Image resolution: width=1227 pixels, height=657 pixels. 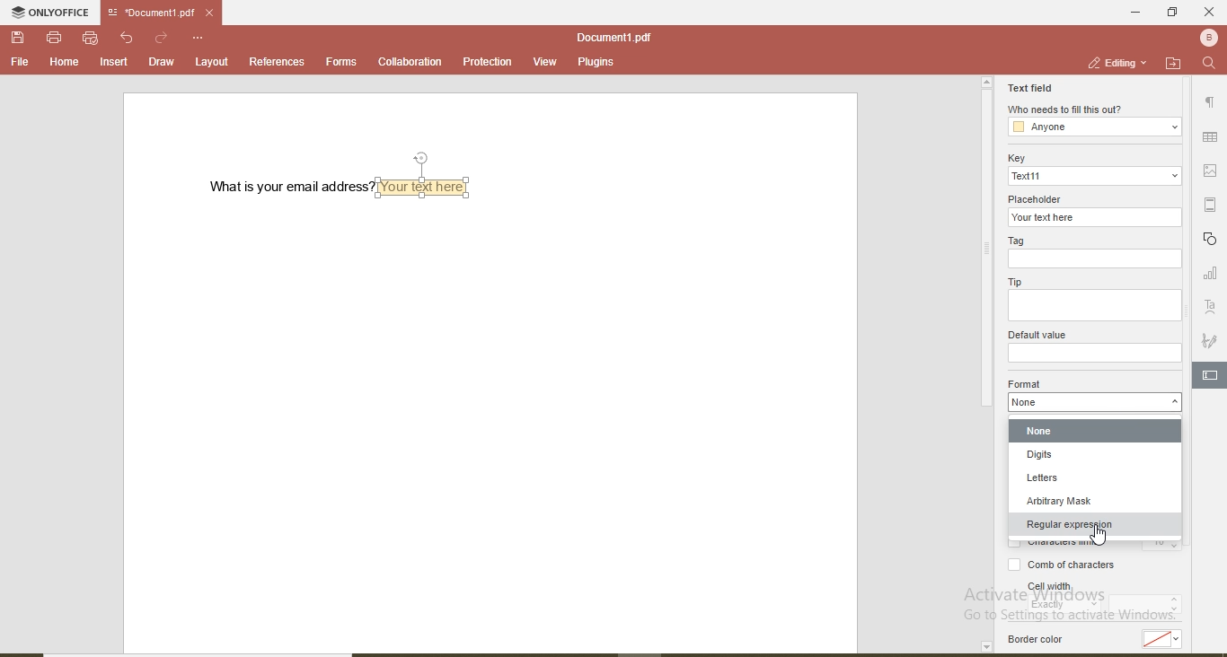 What do you see at coordinates (1064, 109) in the screenshot?
I see `who needs to fill this out?` at bounding box center [1064, 109].